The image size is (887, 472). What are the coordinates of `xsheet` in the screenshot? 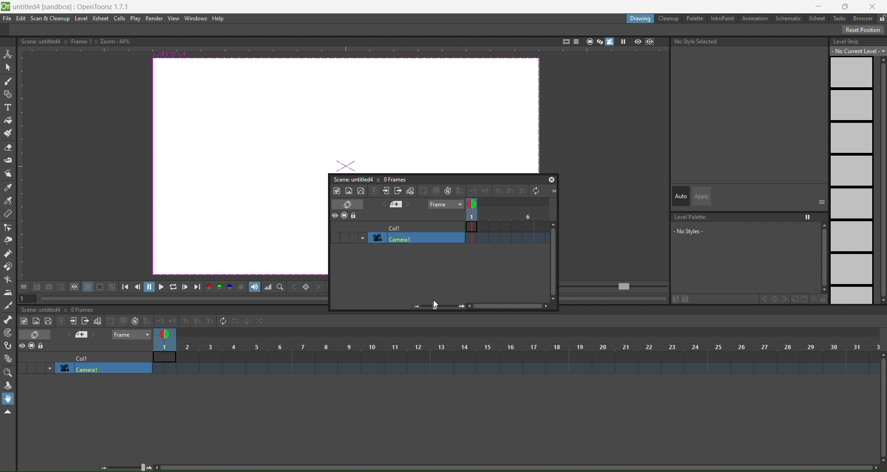 It's located at (100, 18).